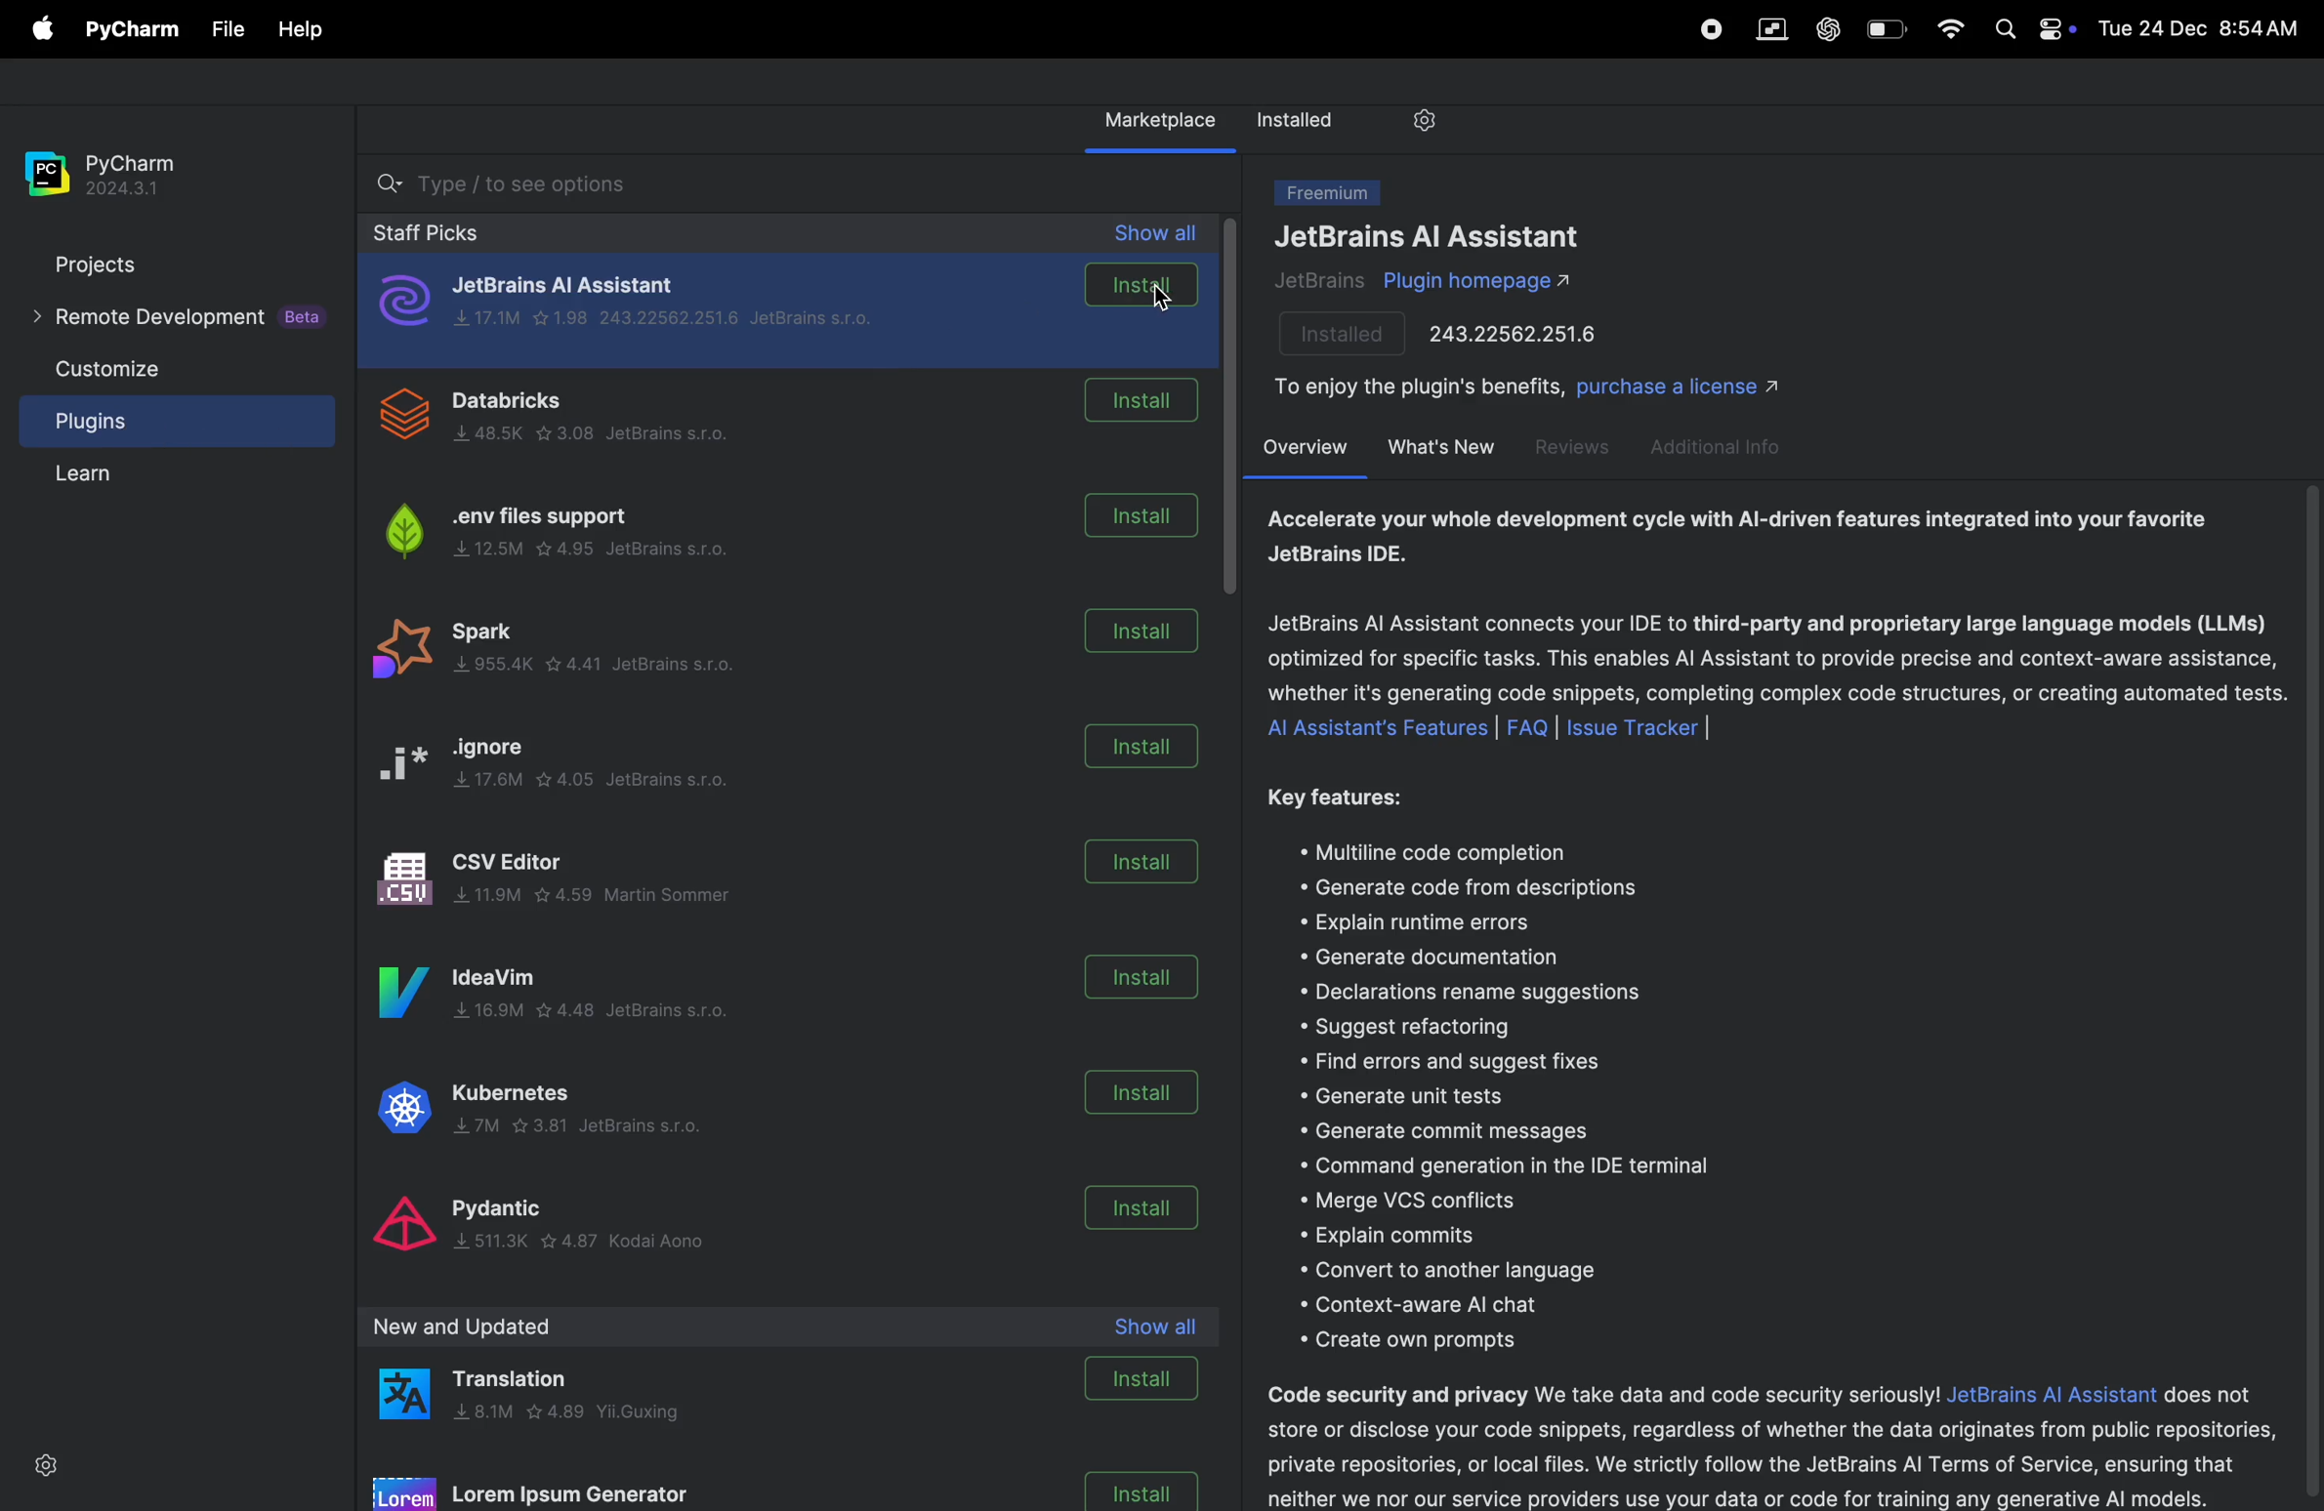  Describe the element at coordinates (586, 1395) in the screenshot. I see `translation` at that location.